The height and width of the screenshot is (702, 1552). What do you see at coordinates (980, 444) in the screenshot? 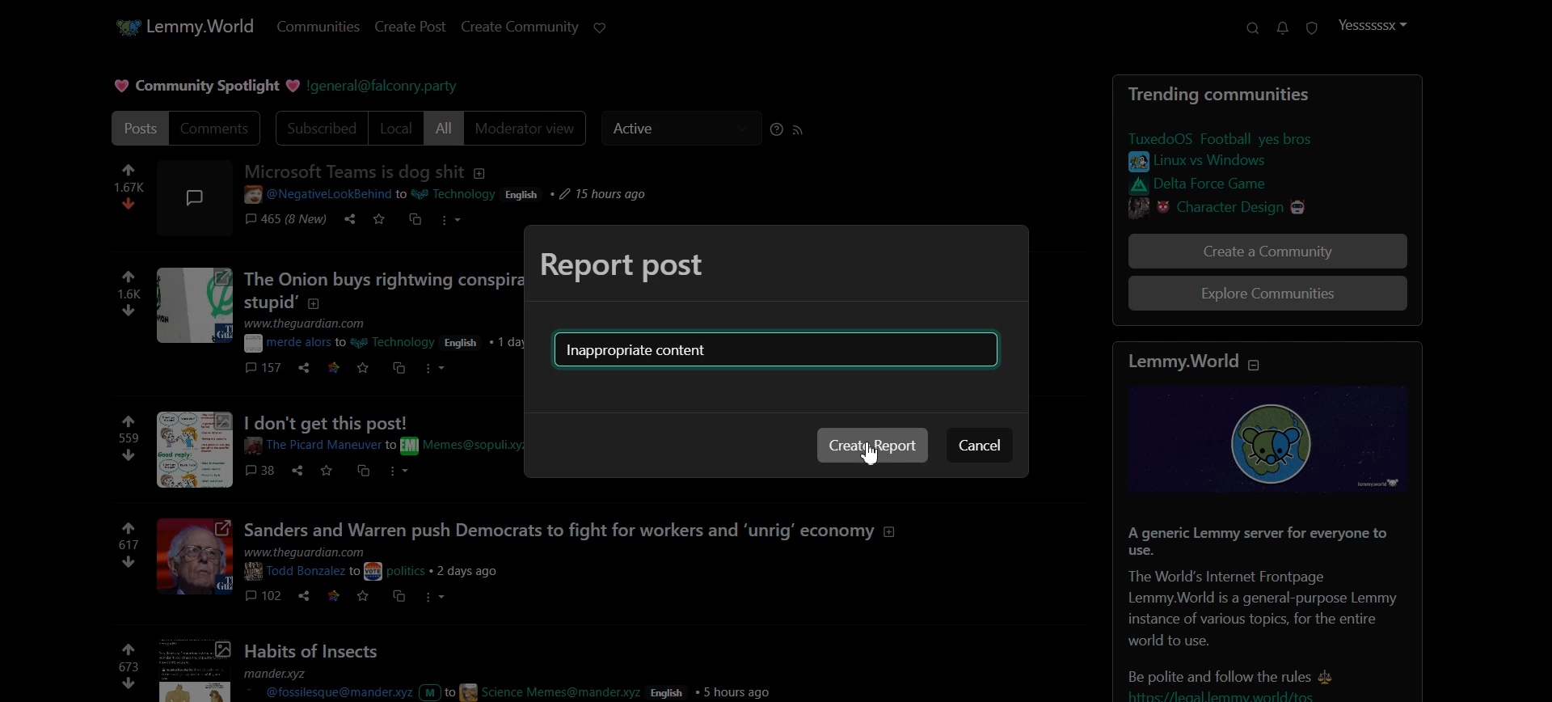
I see `Cancel` at bounding box center [980, 444].